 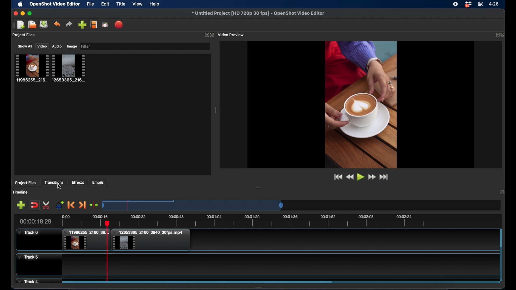 What do you see at coordinates (29, 281) in the screenshot?
I see `track 4` at bounding box center [29, 281].